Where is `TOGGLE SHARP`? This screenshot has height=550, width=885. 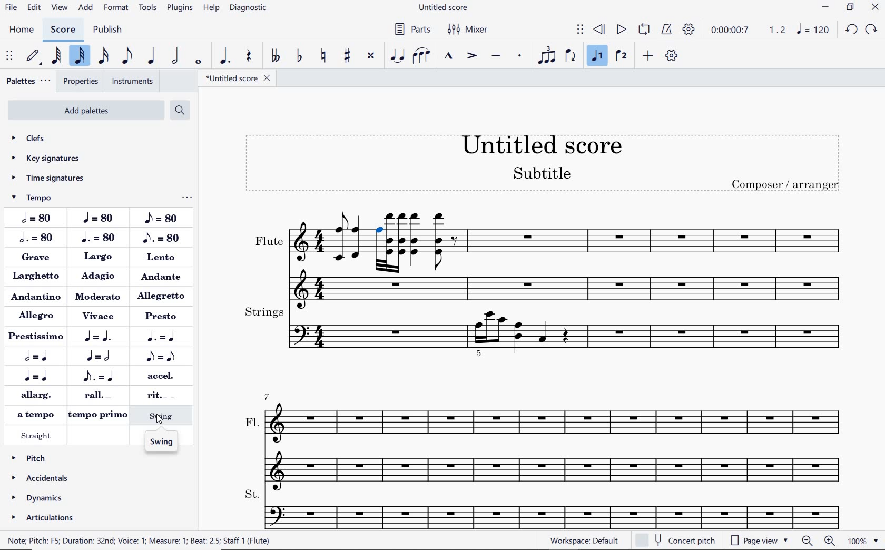
TOGGLE SHARP is located at coordinates (346, 56).